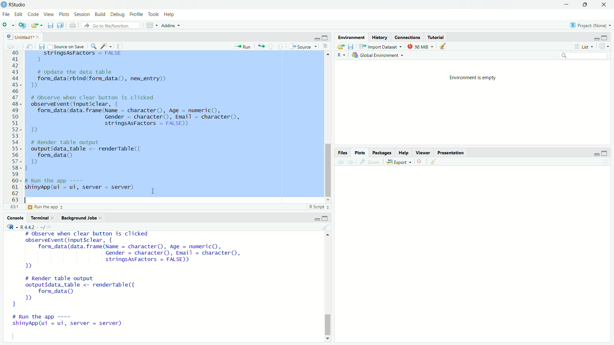 The height and width of the screenshot is (345, 614). What do you see at coordinates (76, 322) in the screenshot?
I see `code to run the app` at bounding box center [76, 322].